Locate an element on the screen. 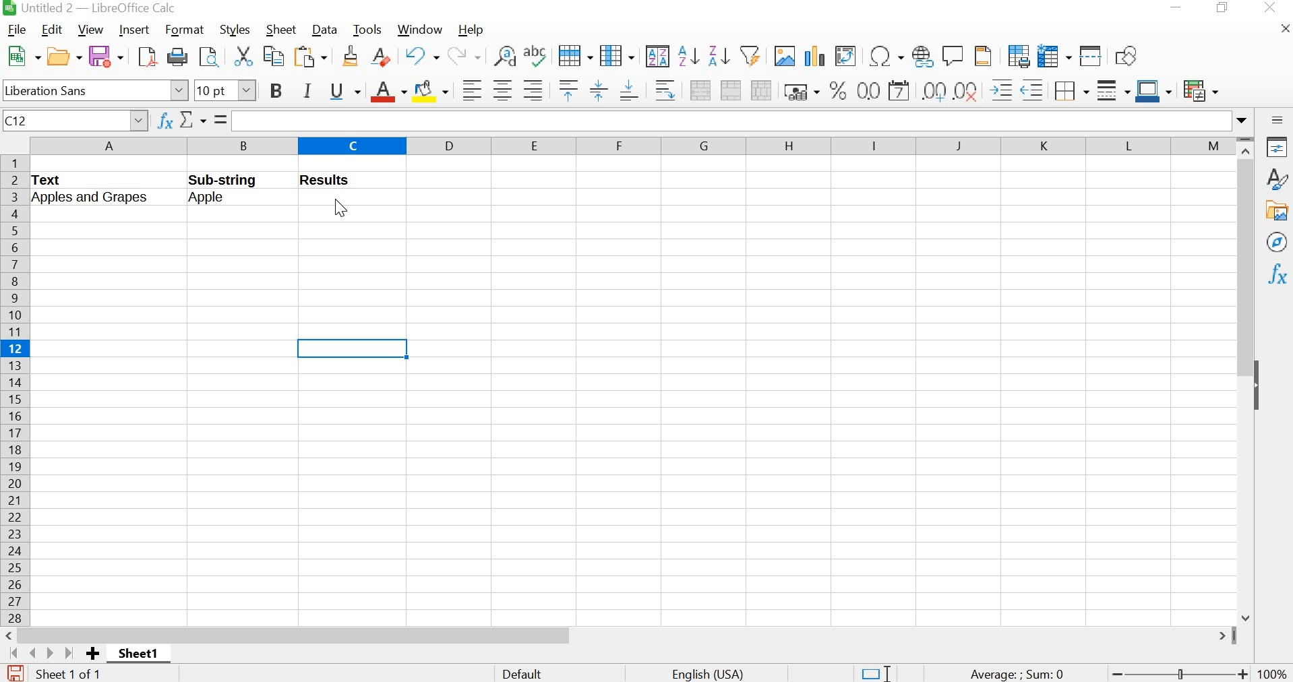  selected cell is located at coordinates (355, 350).